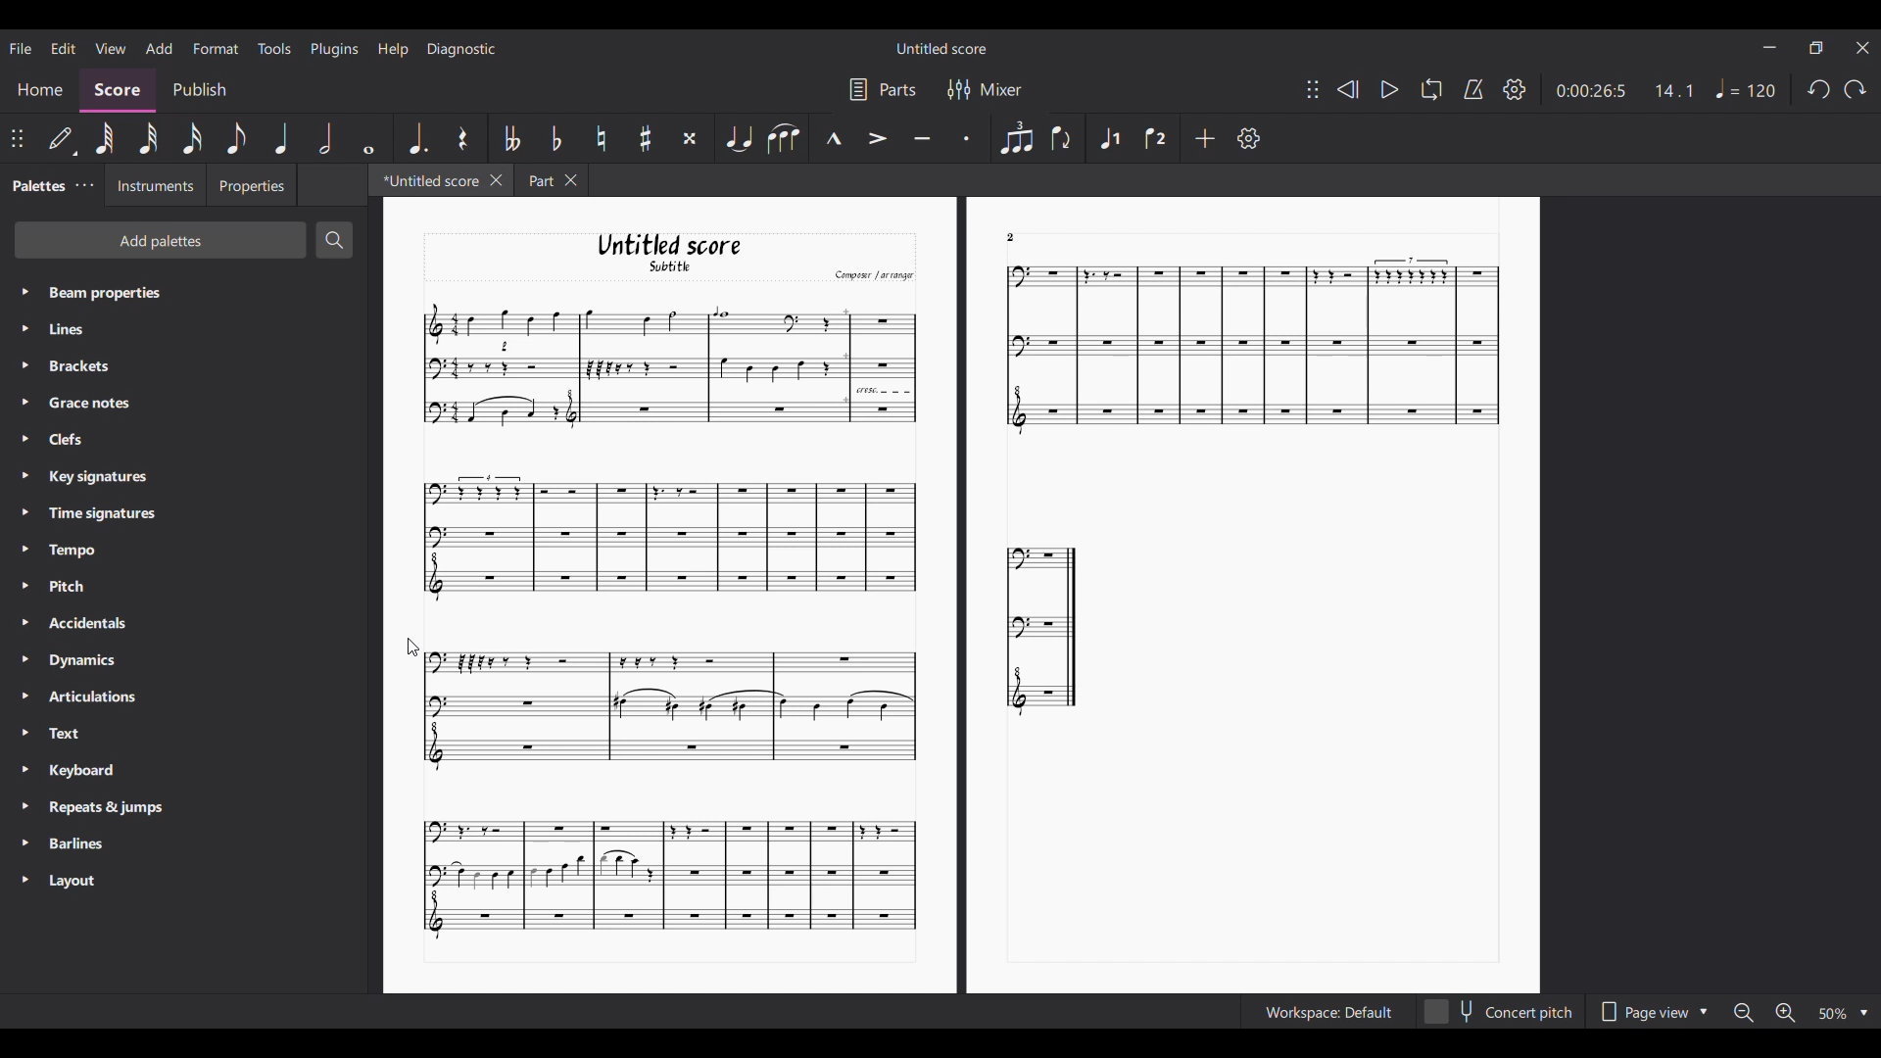  What do you see at coordinates (325, 138) in the screenshot?
I see `Half note` at bounding box center [325, 138].